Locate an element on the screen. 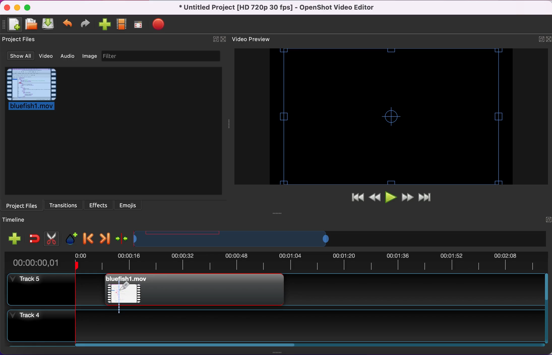 The height and width of the screenshot is (355, 552). timeline is located at coordinates (238, 239).